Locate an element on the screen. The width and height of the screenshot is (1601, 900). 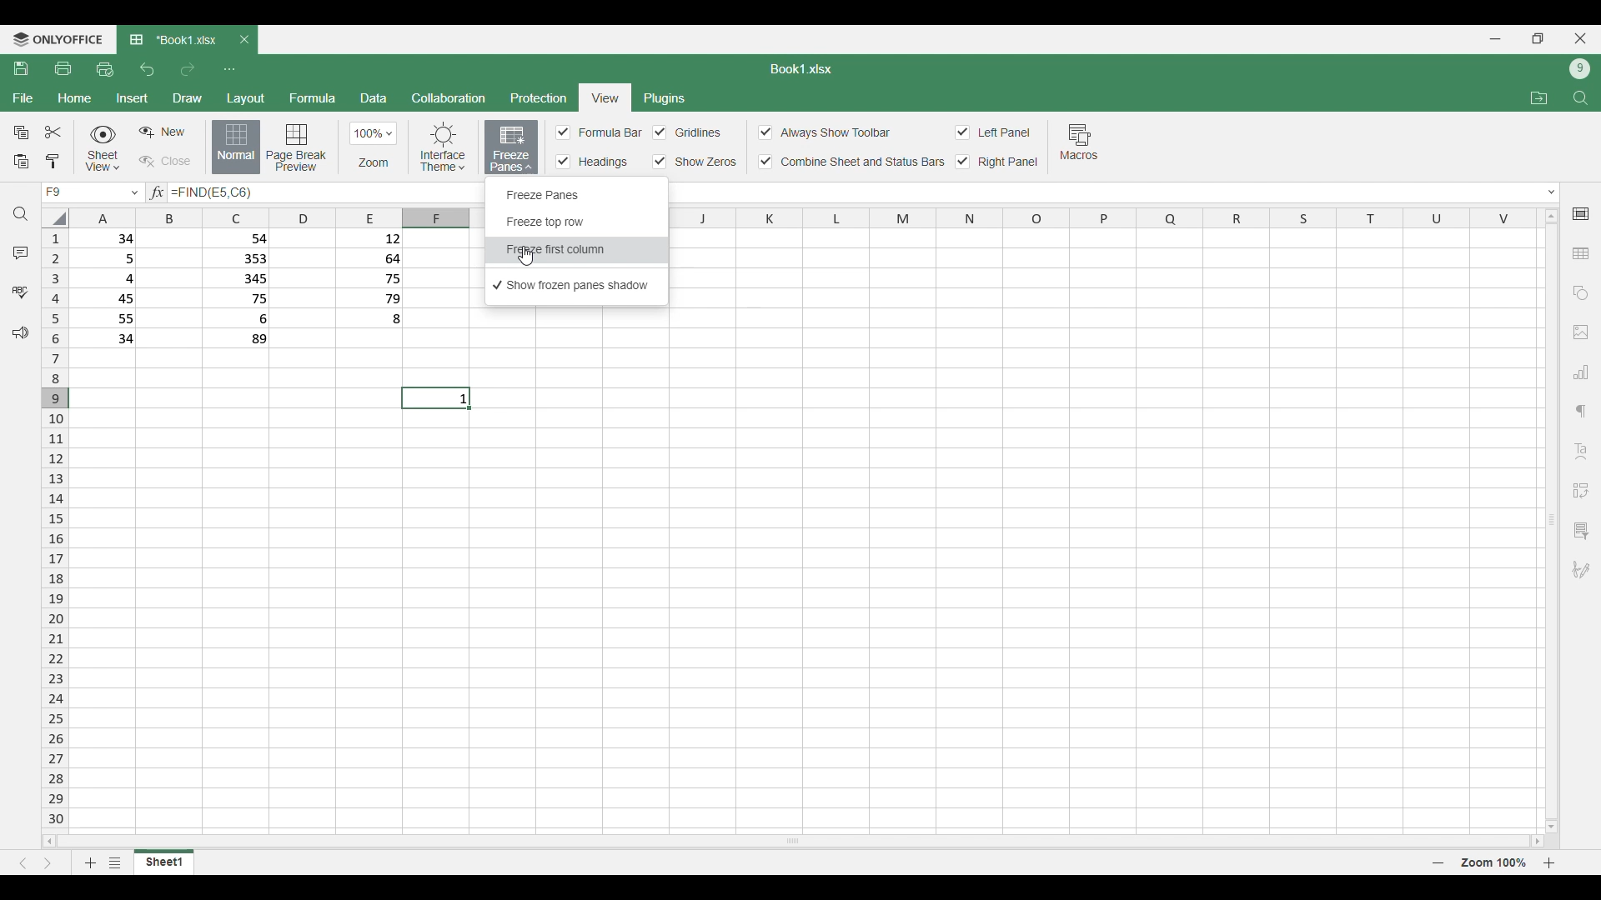
Insert pivot table is located at coordinates (1580, 491).